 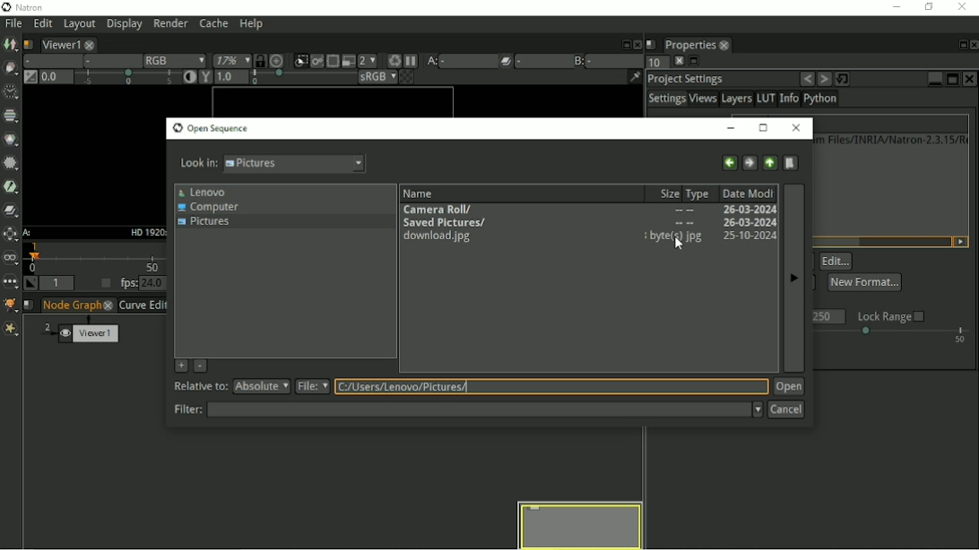 What do you see at coordinates (65, 43) in the screenshot?
I see `Viewer1` at bounding box center [65, 43].